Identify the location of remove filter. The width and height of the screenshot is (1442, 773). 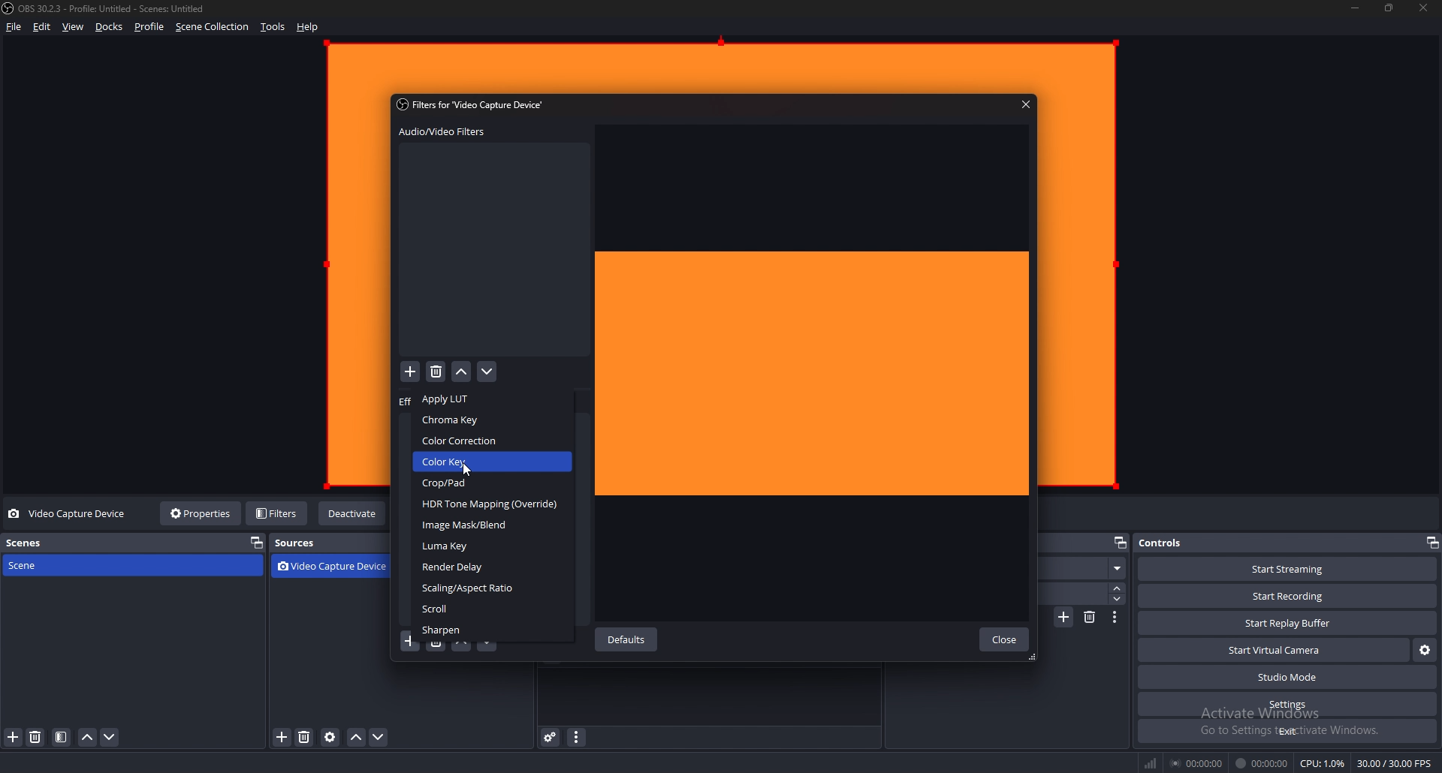
(436, 645).